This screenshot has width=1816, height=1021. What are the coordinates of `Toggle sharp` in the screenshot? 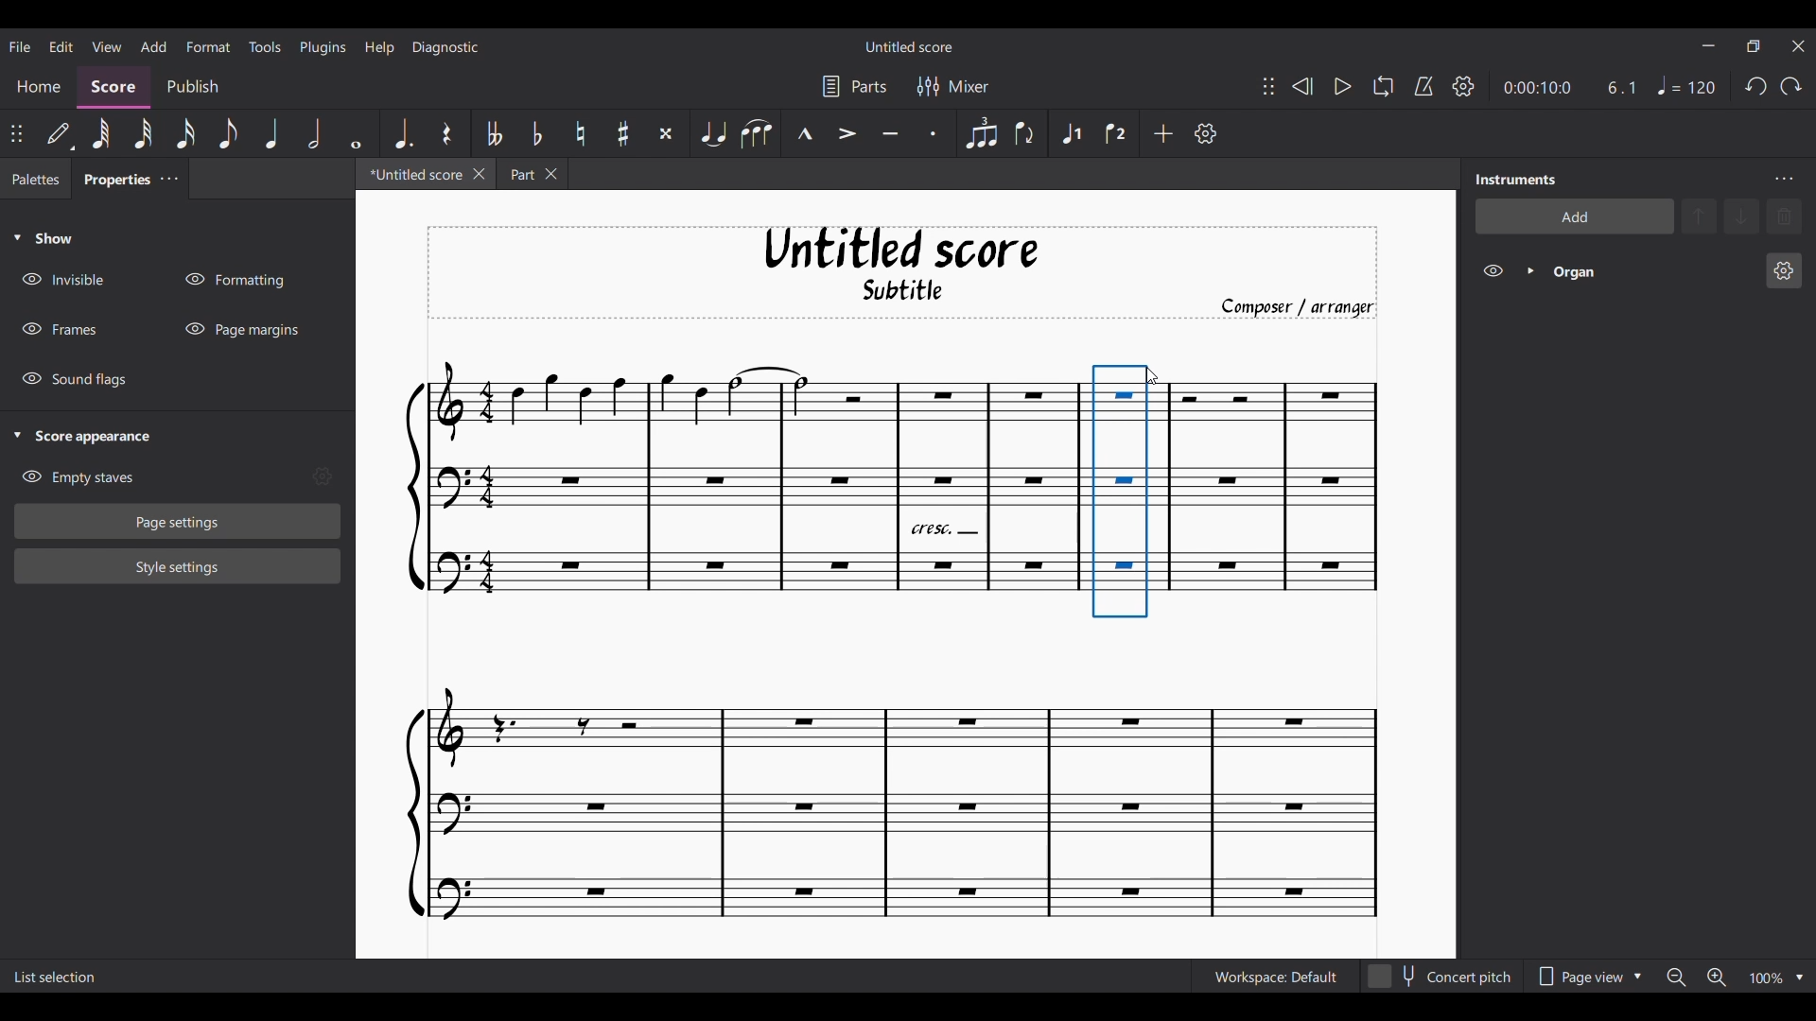 It's located at (622, 134).